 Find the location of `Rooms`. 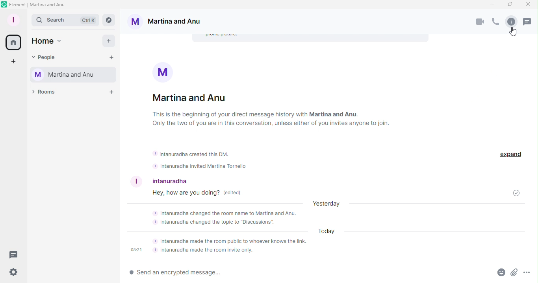

Rooms is located at coordinates (46, 94).